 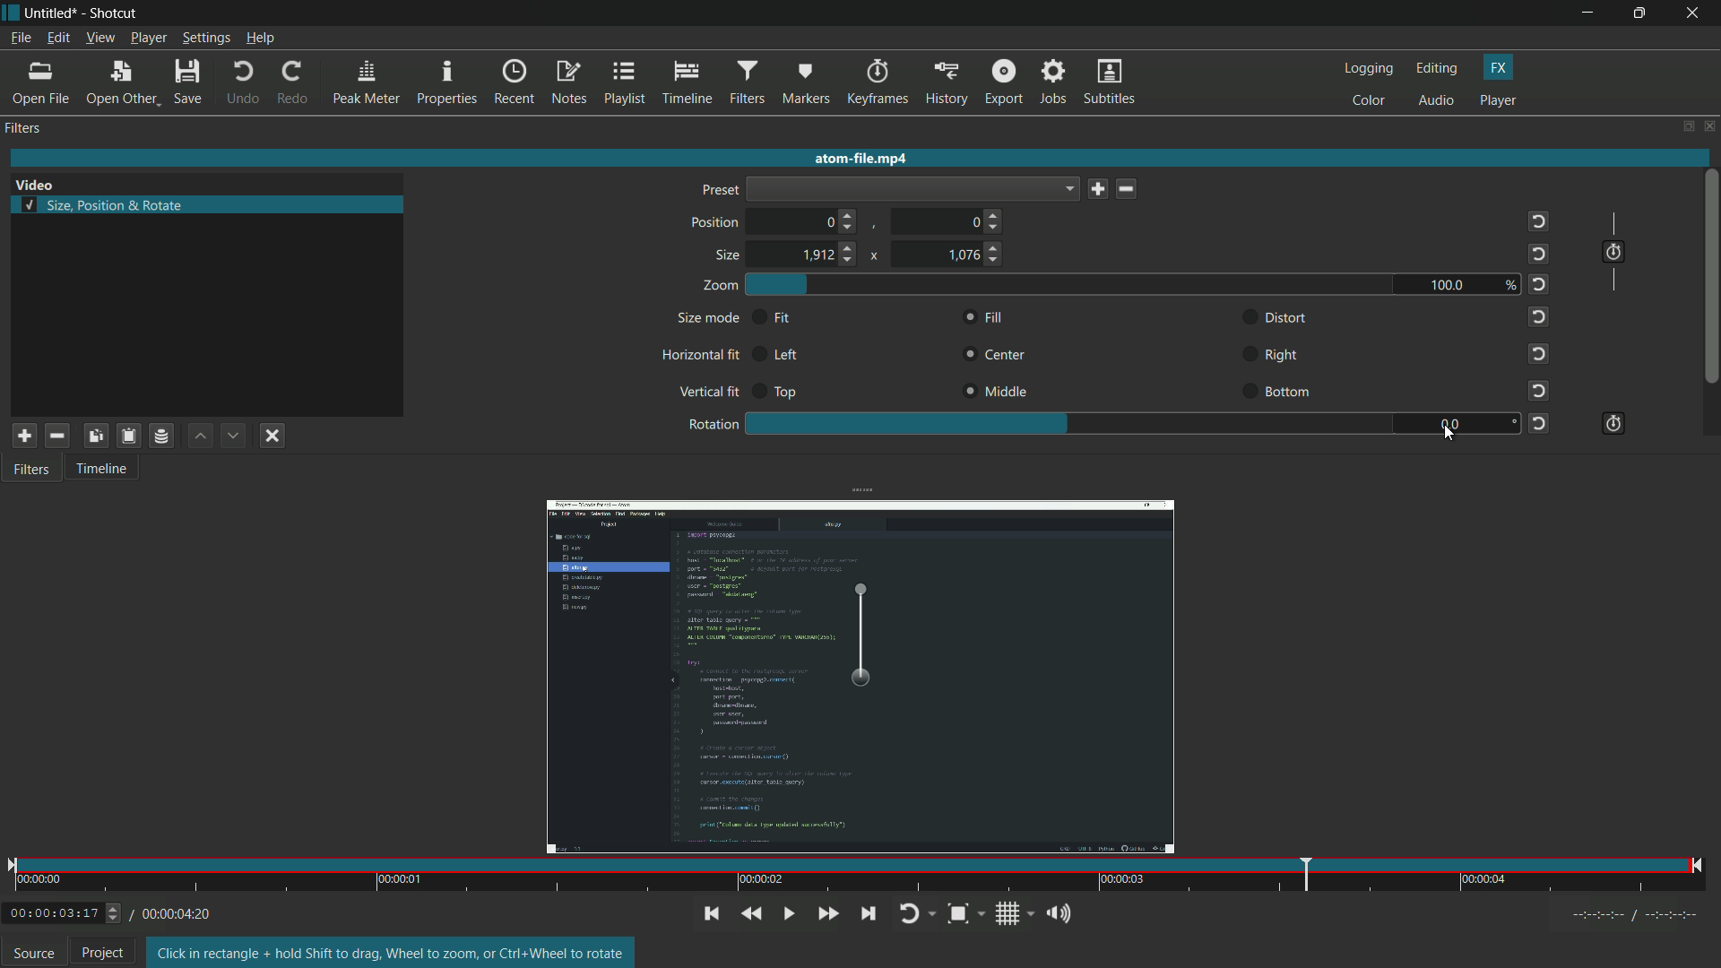 What do you see at coordinates (206, 39) in the screenshot?
I see `settings menu` at bounding box center [206, 39].